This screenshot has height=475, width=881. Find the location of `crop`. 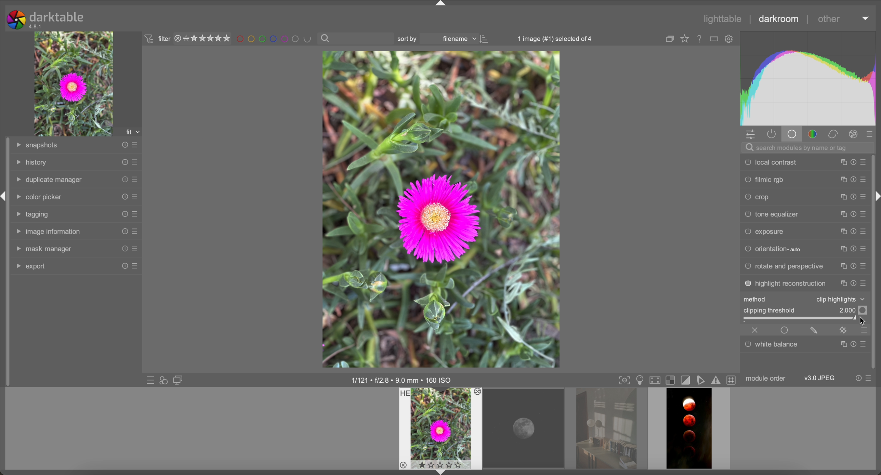

crop is located at coordinates (758, 196).